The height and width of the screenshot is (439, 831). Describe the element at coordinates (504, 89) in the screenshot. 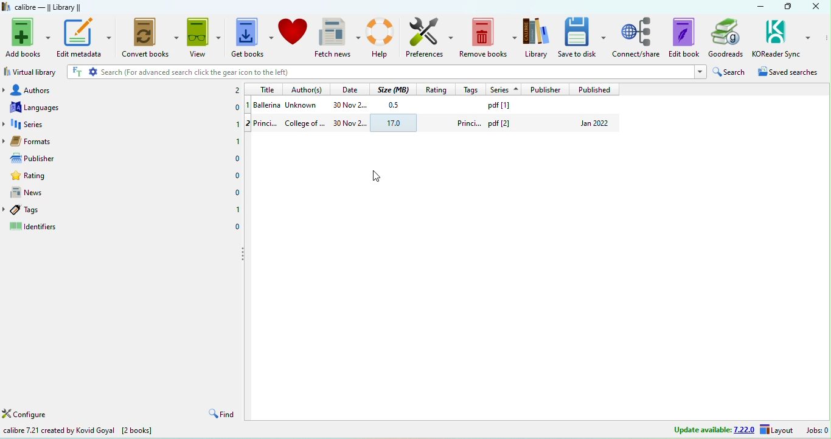

I see `series` at that location.